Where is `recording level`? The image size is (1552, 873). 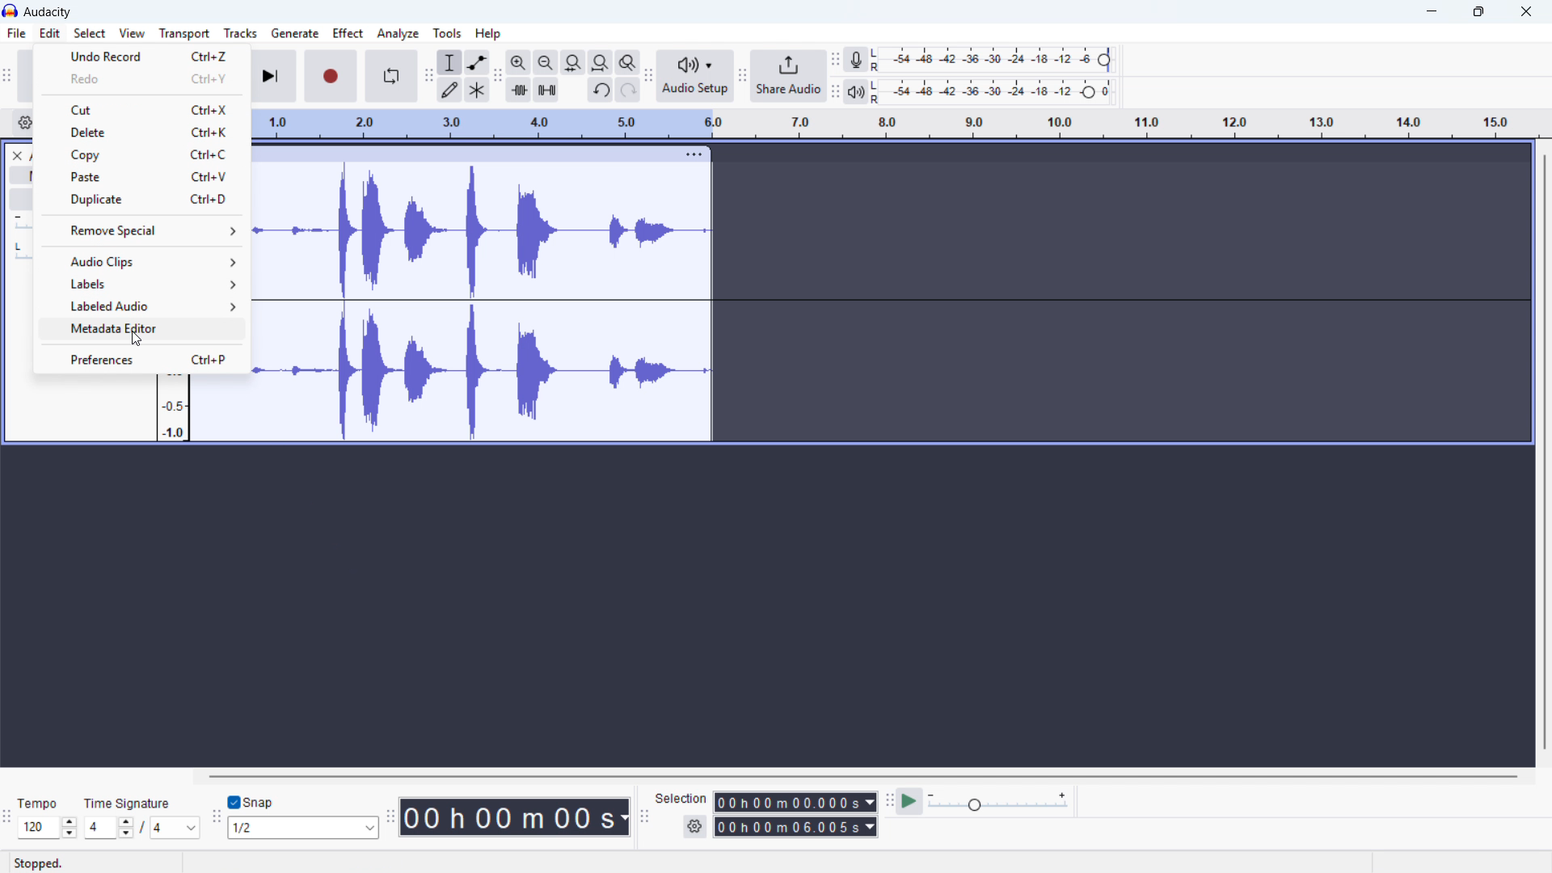
recording level is located at coordinates (996, 60).